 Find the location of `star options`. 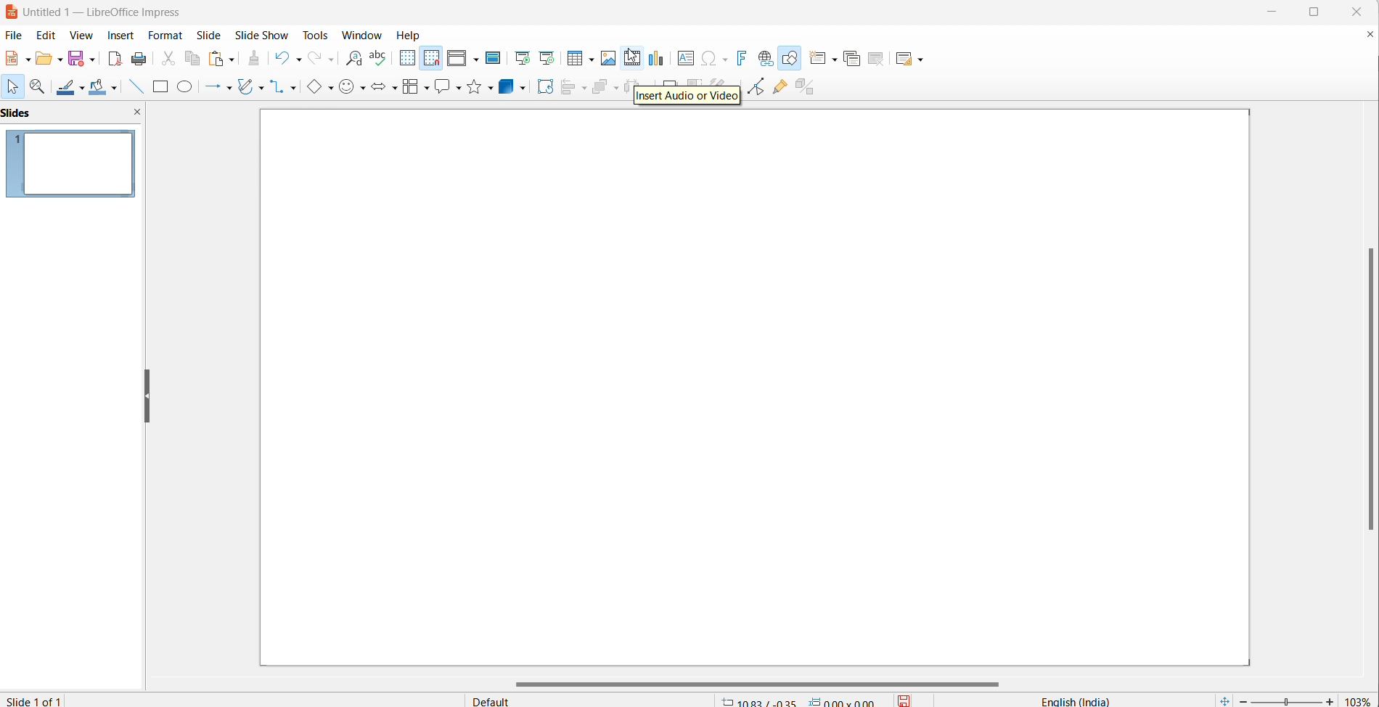

star options is located at coordinates (491, 89).